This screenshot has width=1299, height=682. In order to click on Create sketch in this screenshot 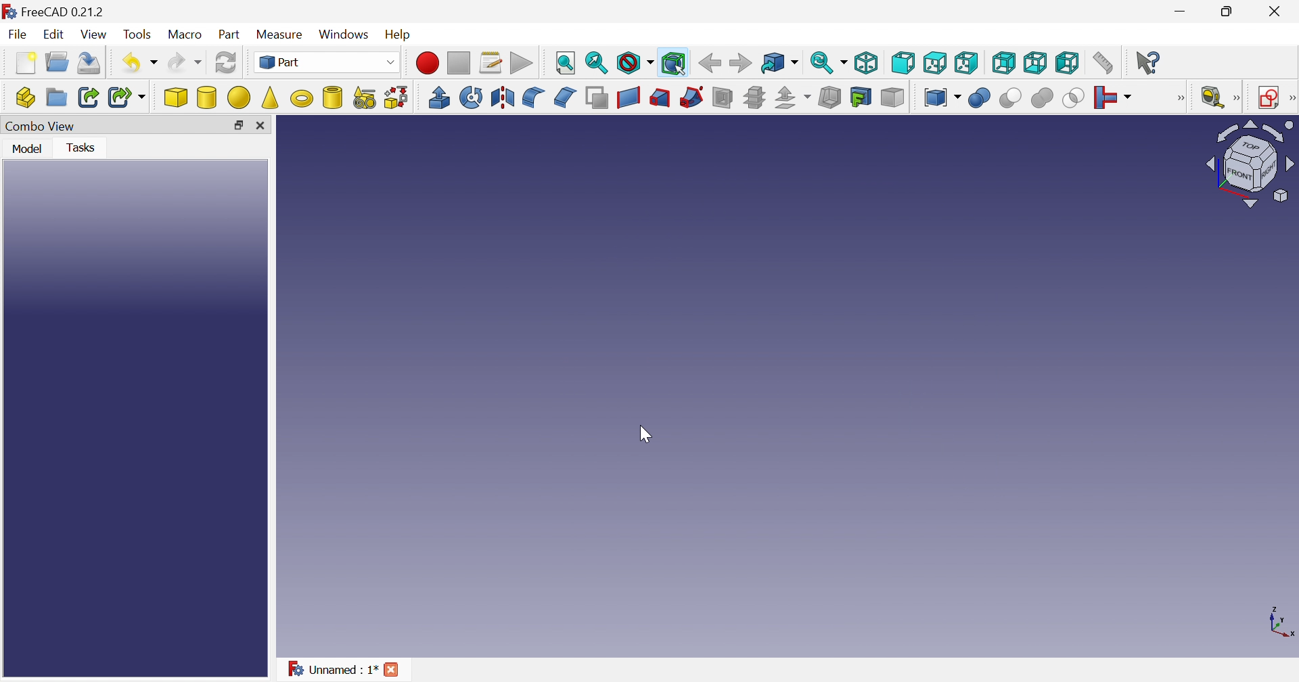, I will do `click(1269, 98)`.